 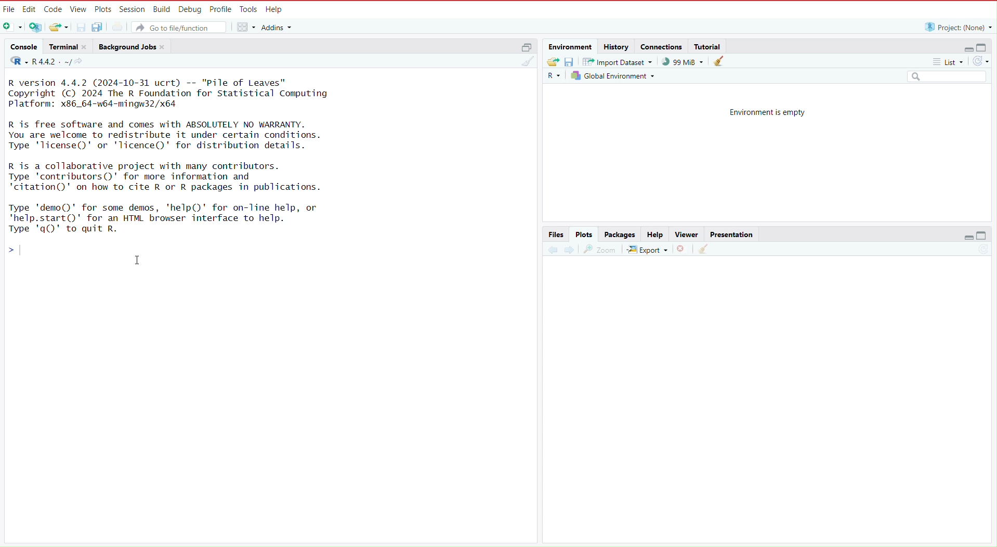 What do you see at coordinates (170, 134) in the screenshot?
I see `R is free software and comes with ABSOLUTELY NO WARRANTY.
You are welcome to redistribute it under certain conditions.
Type 'license()' or 'Ticence()' for distribution details.` at bounding box center [170, 134].